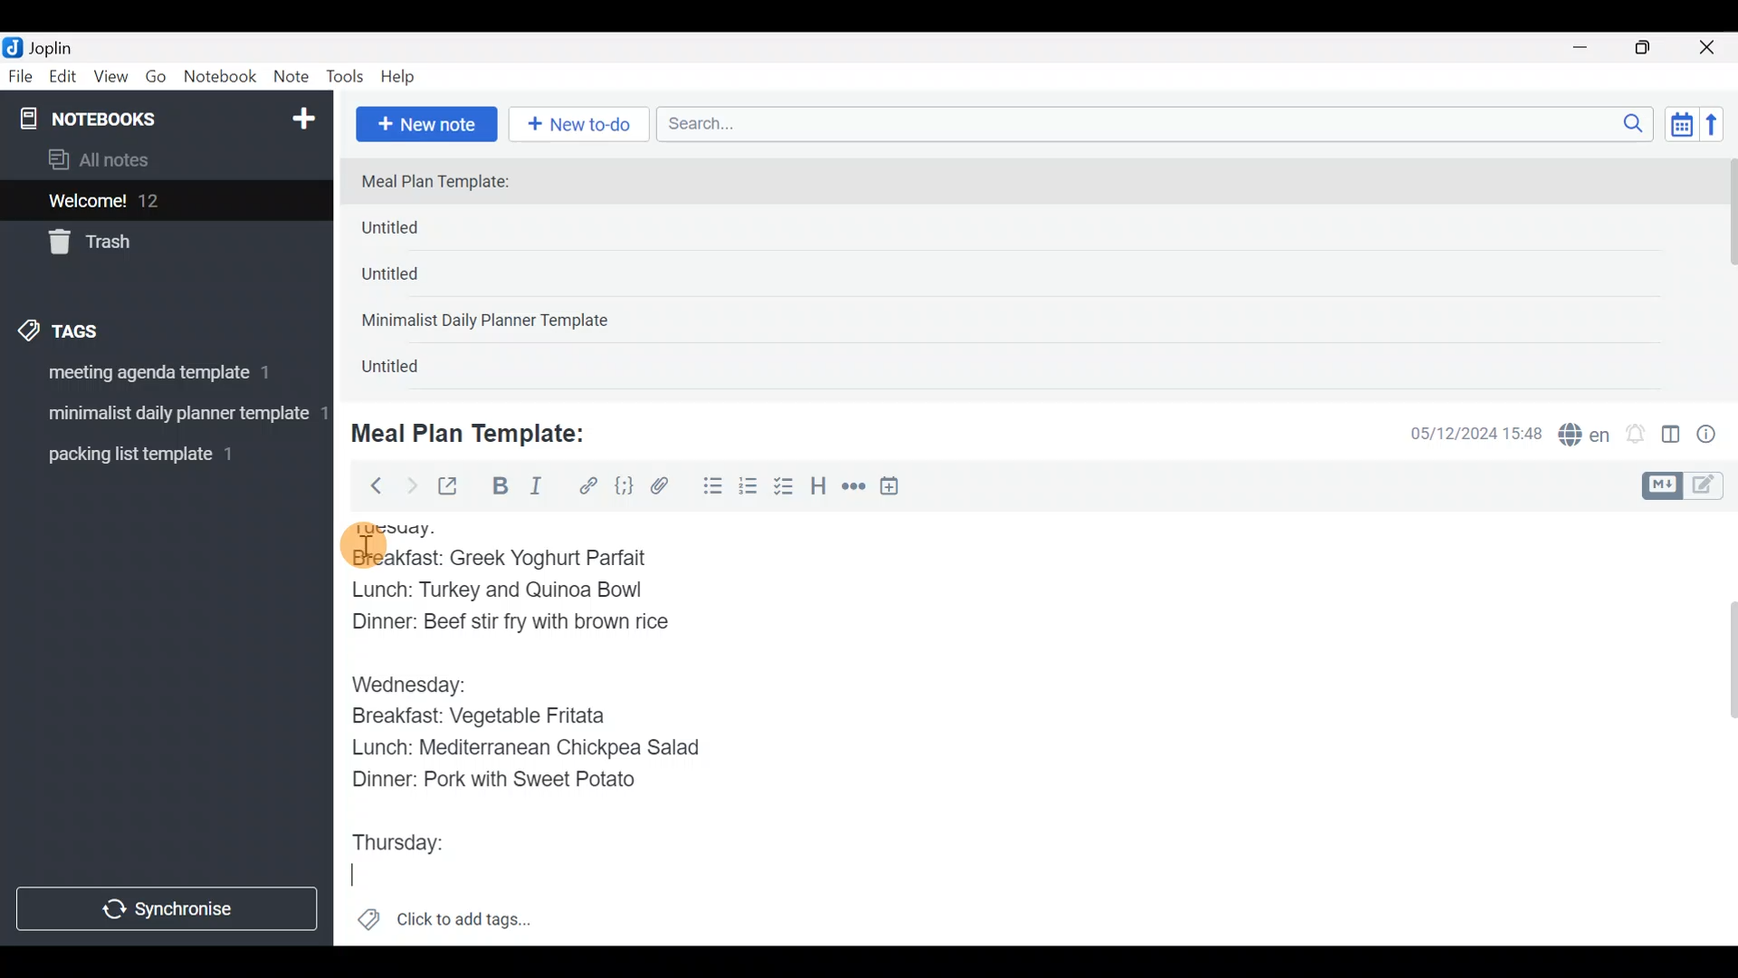 The image size is (1738, 978). I want to click on Insert time, so click(898, 489).